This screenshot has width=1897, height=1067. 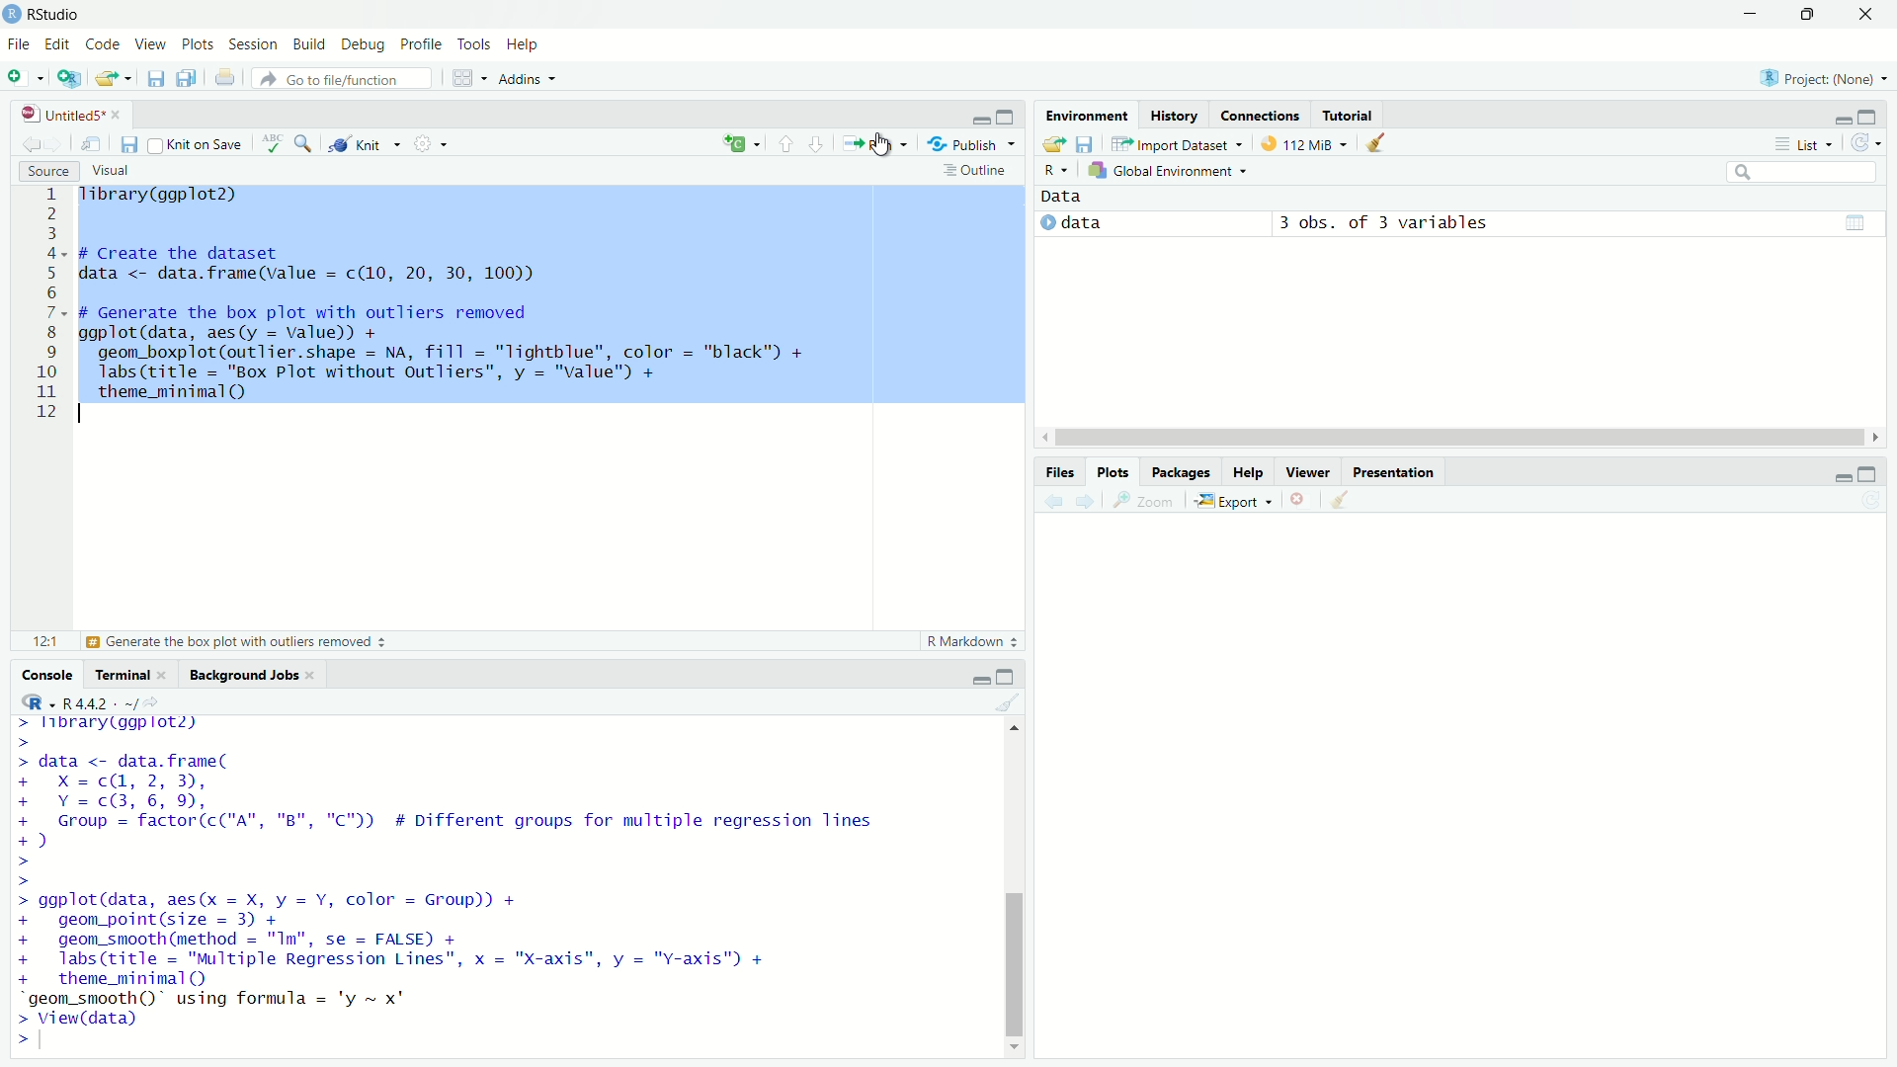 What do you see at coordinates (1805, 143) in the screenshot?
I see `© List` at bounding box center [1805, 143].